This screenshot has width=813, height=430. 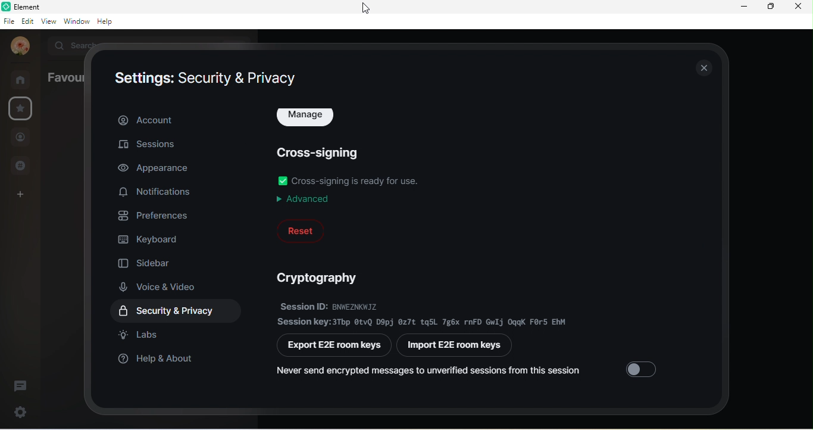 I want to click on appearance, so click(x=154, y=169).